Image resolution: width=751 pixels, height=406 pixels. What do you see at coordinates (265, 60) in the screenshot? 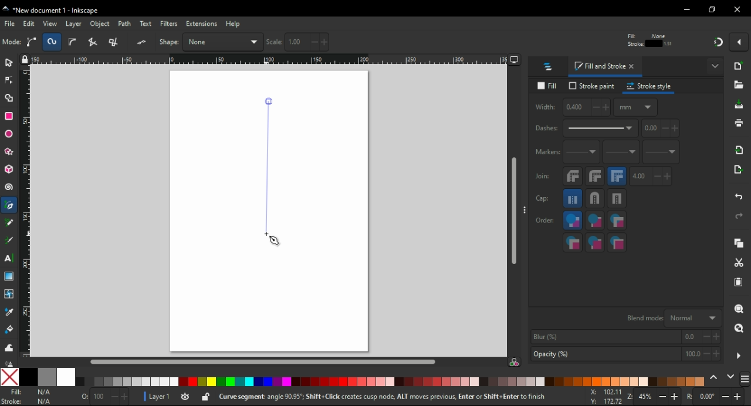
I see `Ruler` at bounding box center [265, 60].